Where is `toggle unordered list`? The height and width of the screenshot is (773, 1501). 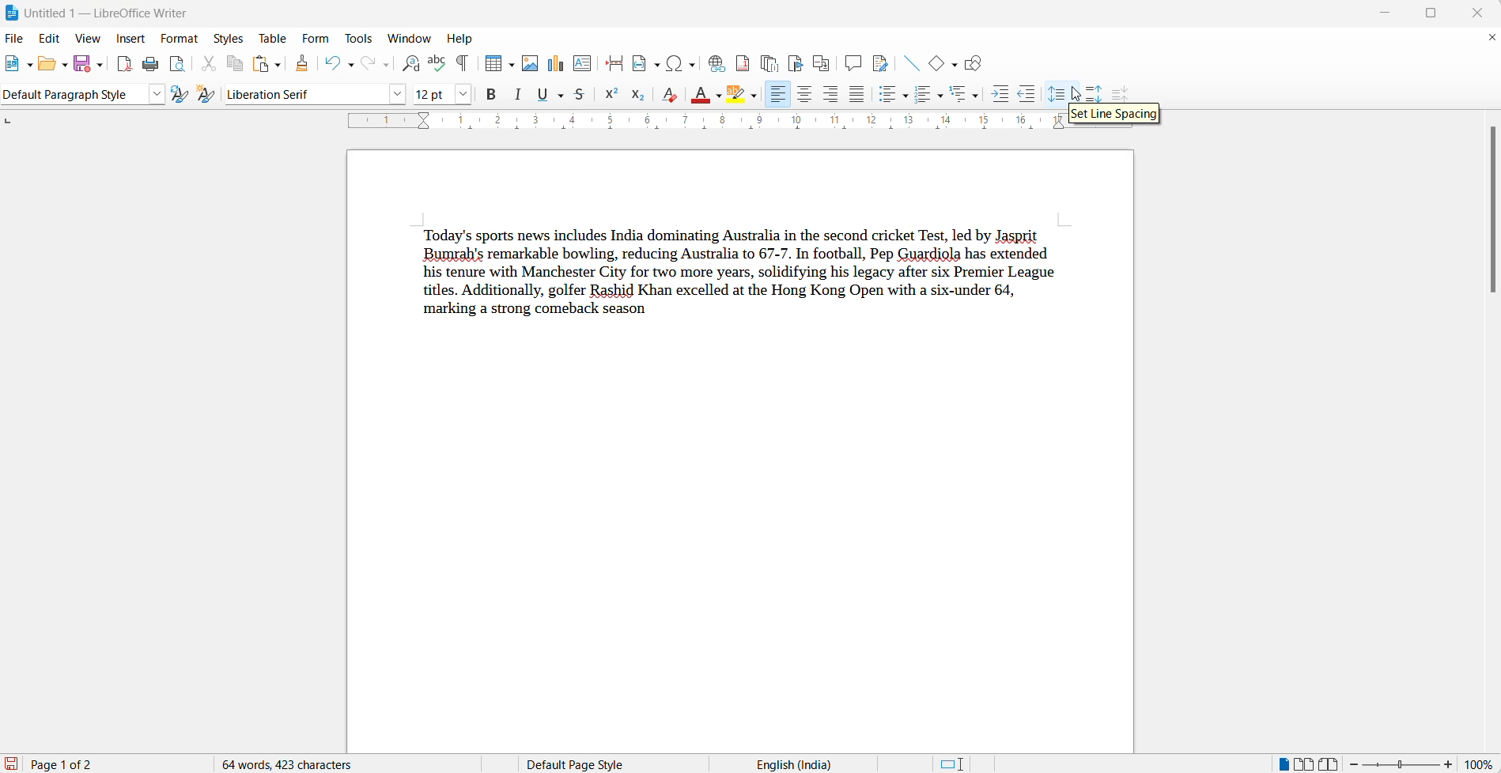 toggle unordered list is located at coordinates (887, 96).